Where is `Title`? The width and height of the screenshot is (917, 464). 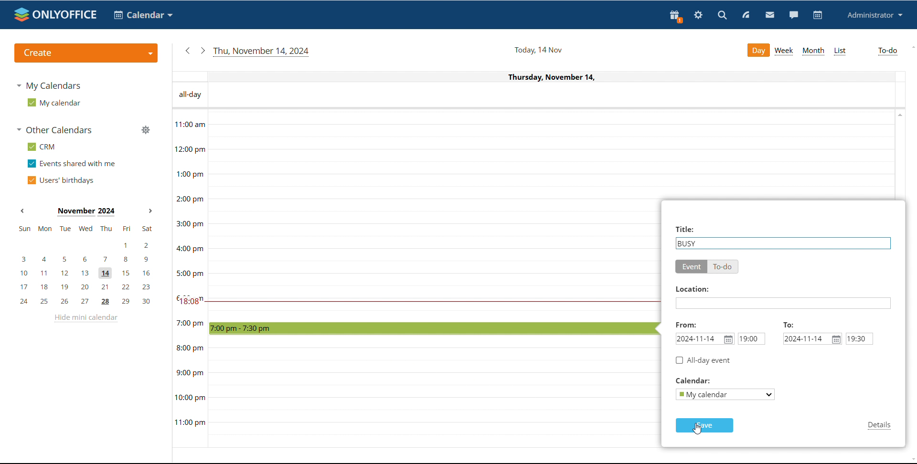 Title is located at coordinates (686, 229).